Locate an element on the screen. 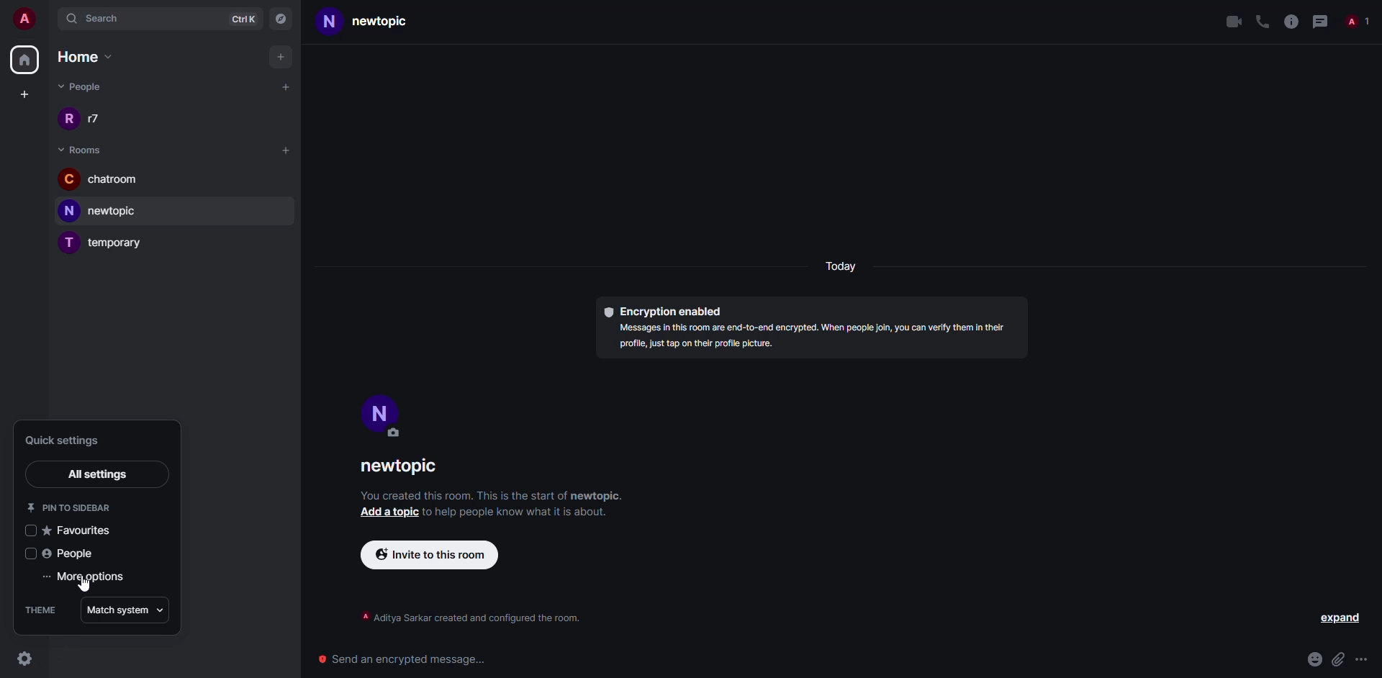  home is located at coordinates (24, 60).